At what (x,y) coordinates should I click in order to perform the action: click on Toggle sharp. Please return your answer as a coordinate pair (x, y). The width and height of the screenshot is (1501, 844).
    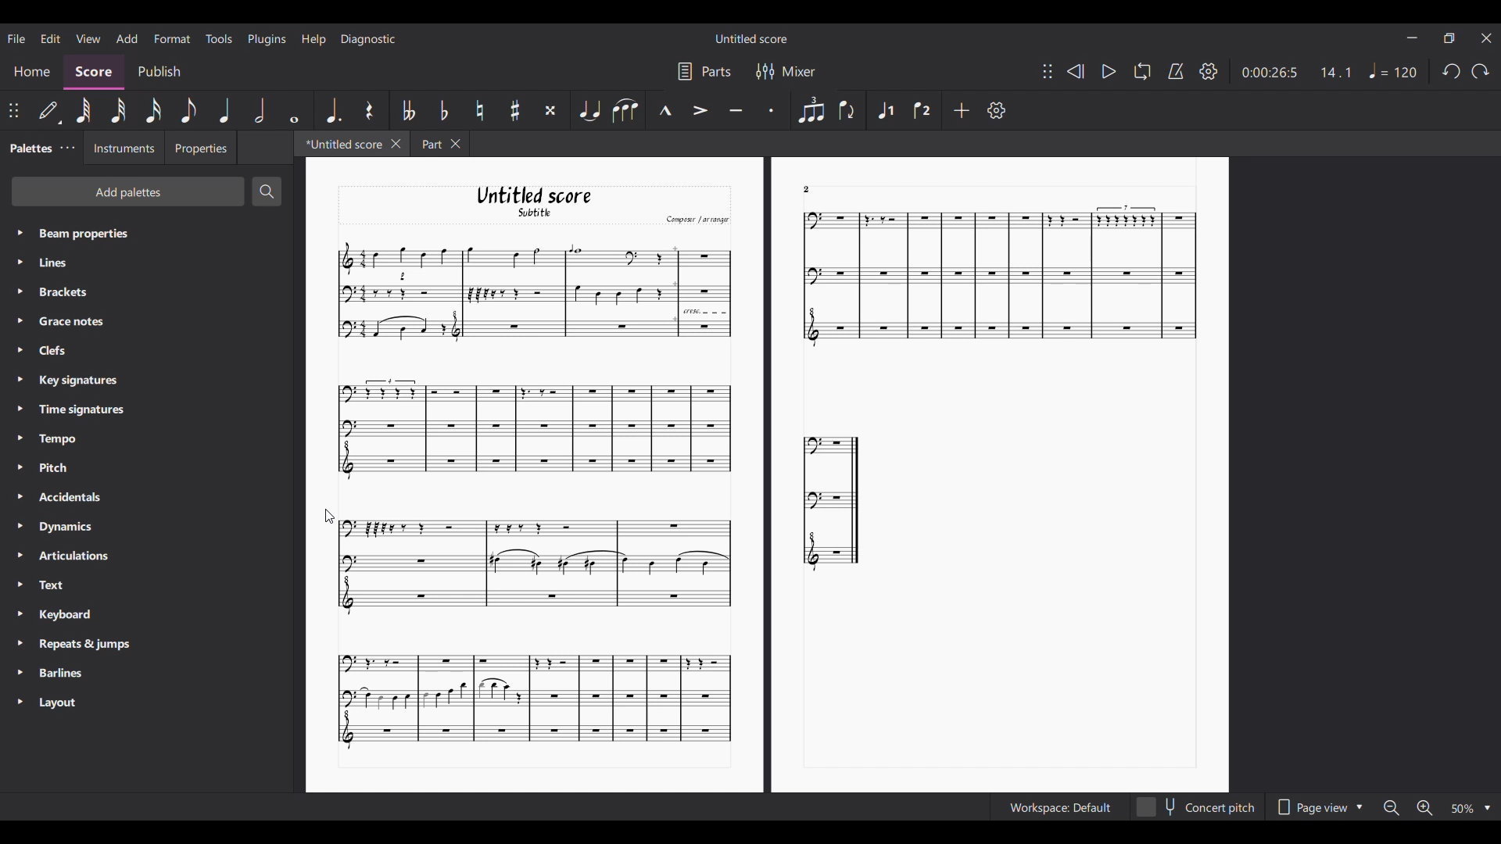
    Looking at the image, I should click on (515, 110).